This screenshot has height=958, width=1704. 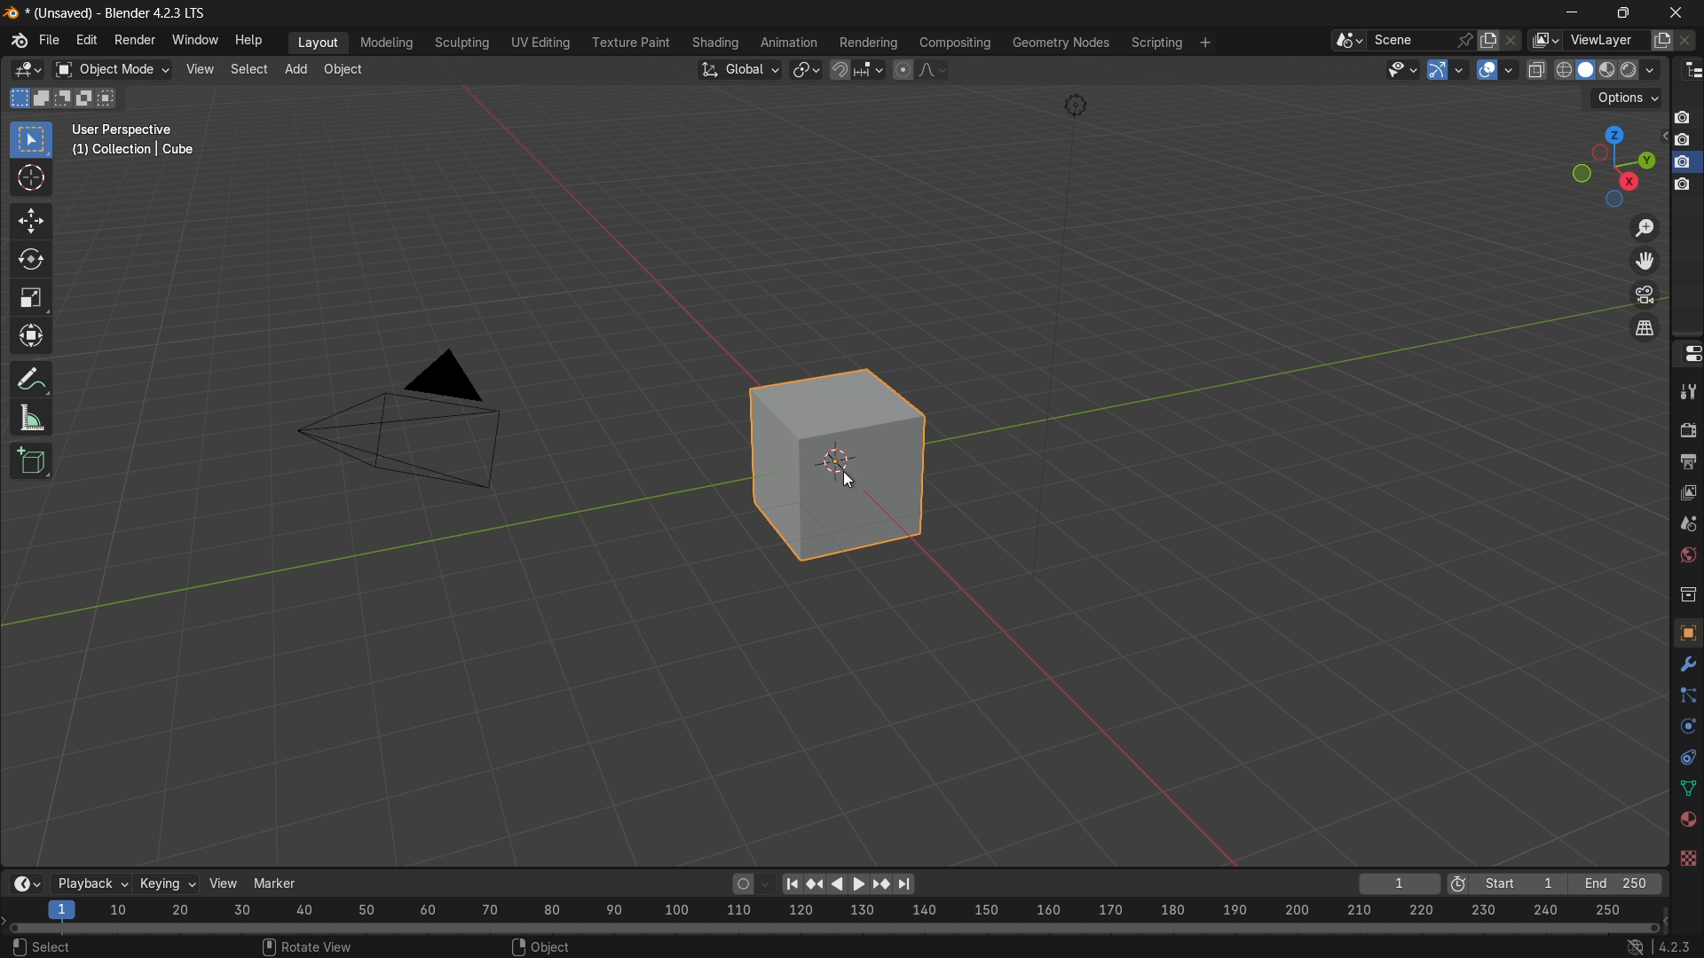 What do you see at coordinates (386, 41) in the screenshot?
I see `modeling menu` at bounding box center [386, 41].